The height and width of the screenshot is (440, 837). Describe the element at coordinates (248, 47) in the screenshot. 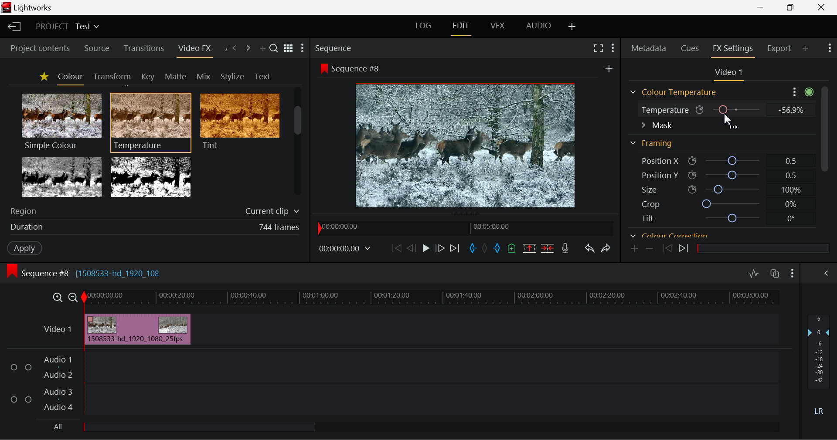

I see `Next Panel` at that location.